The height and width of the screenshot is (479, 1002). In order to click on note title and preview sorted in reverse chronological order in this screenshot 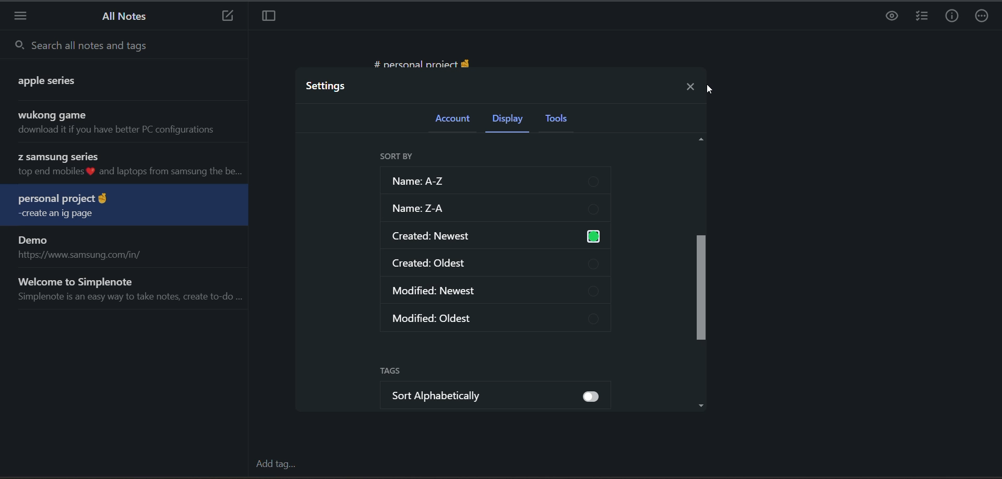, I will do `click(128, 123)`.